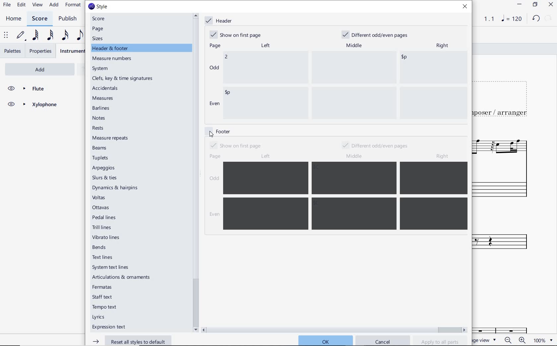  I want to click on right, so click(444, 156).